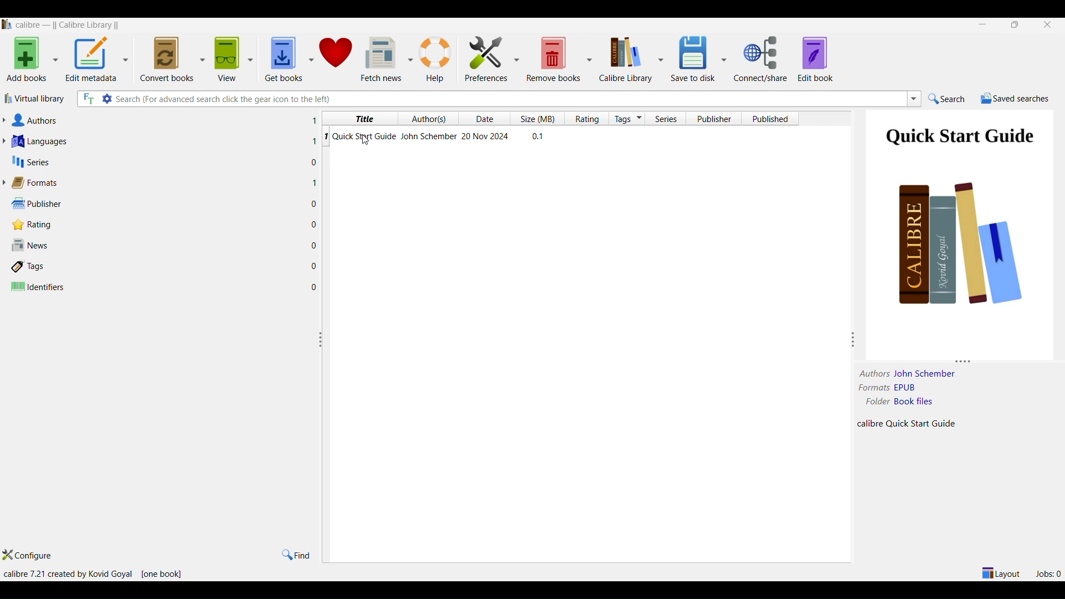 This screenshot has width=1065, height=599. Describe the element at coordinates (68, 574) in the screenshot. I see `calibre 7.21 created by Kovid Goyal` at that location.